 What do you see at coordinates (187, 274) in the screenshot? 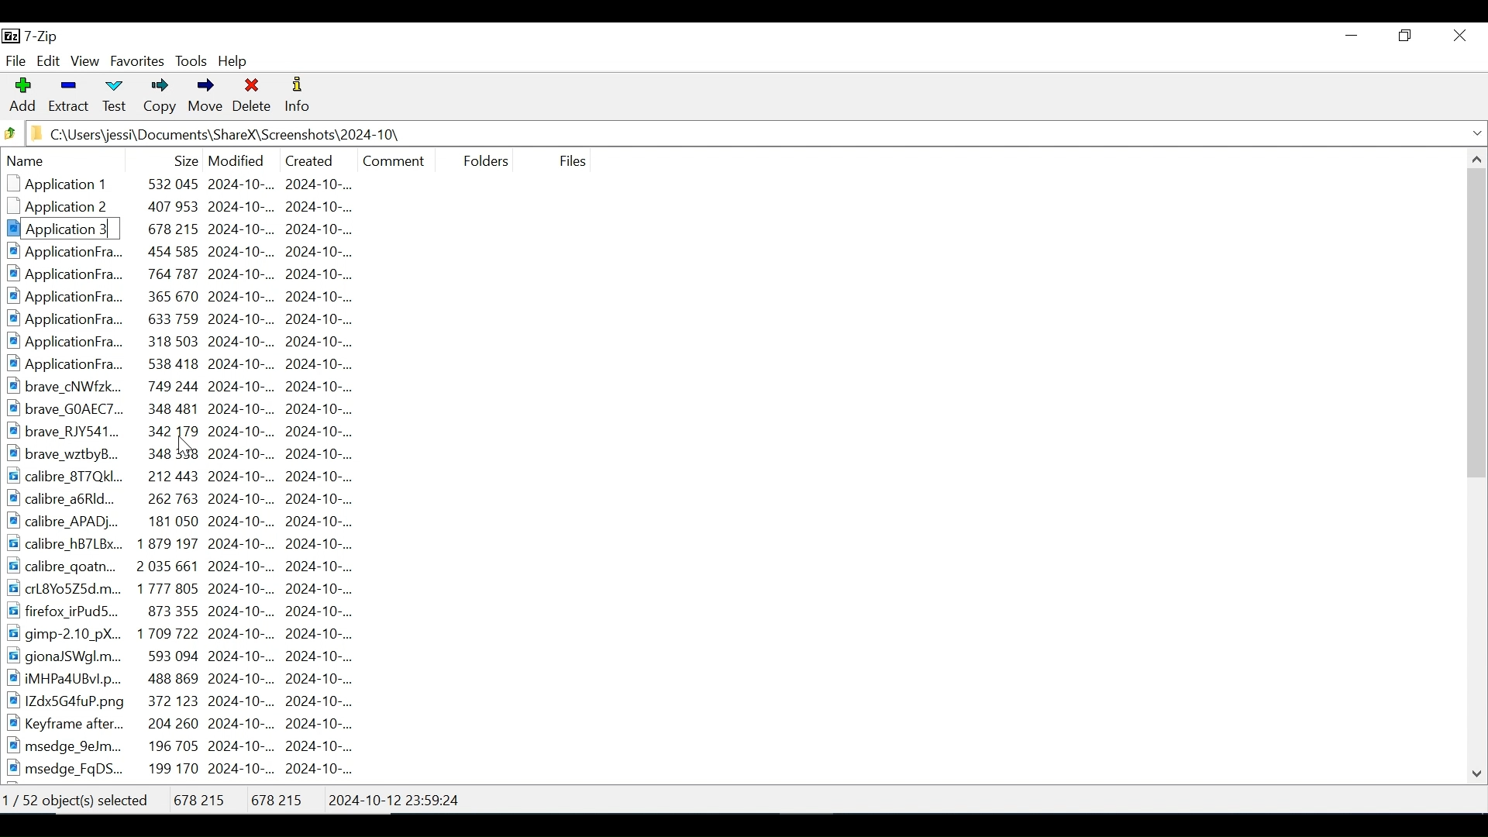
I see `Applicationfra.. ~~ 764 787 2024-10-.. 2024-10-..` at bounding box center [187, 274].